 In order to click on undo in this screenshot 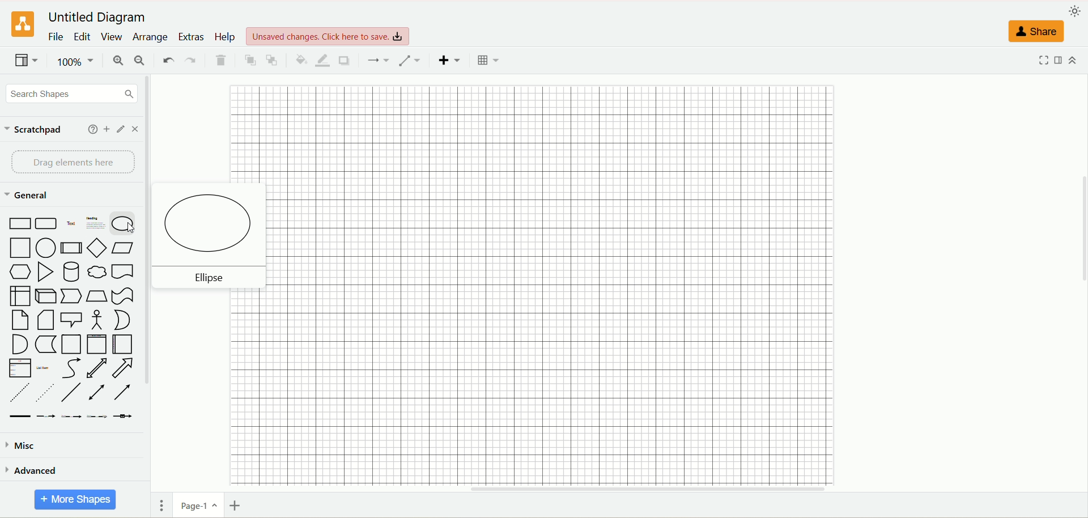, I will do `click(169, 59)`.